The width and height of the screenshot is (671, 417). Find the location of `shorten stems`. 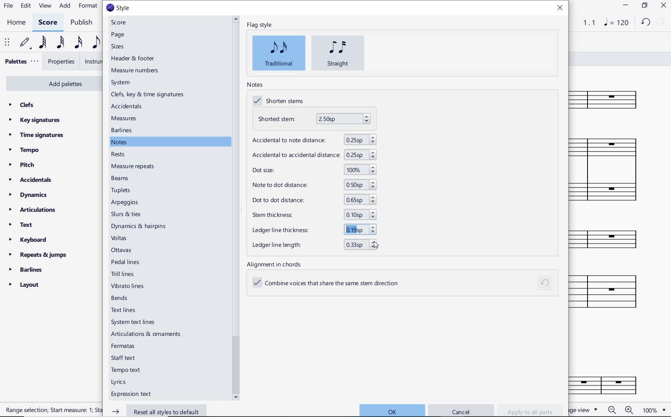

shorten stems is located at coordinates (280, 101).